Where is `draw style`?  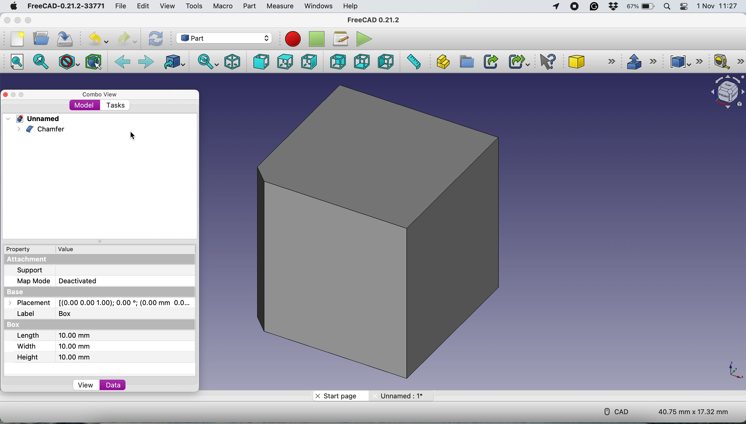
draw style is located at coordinates (68, 61).